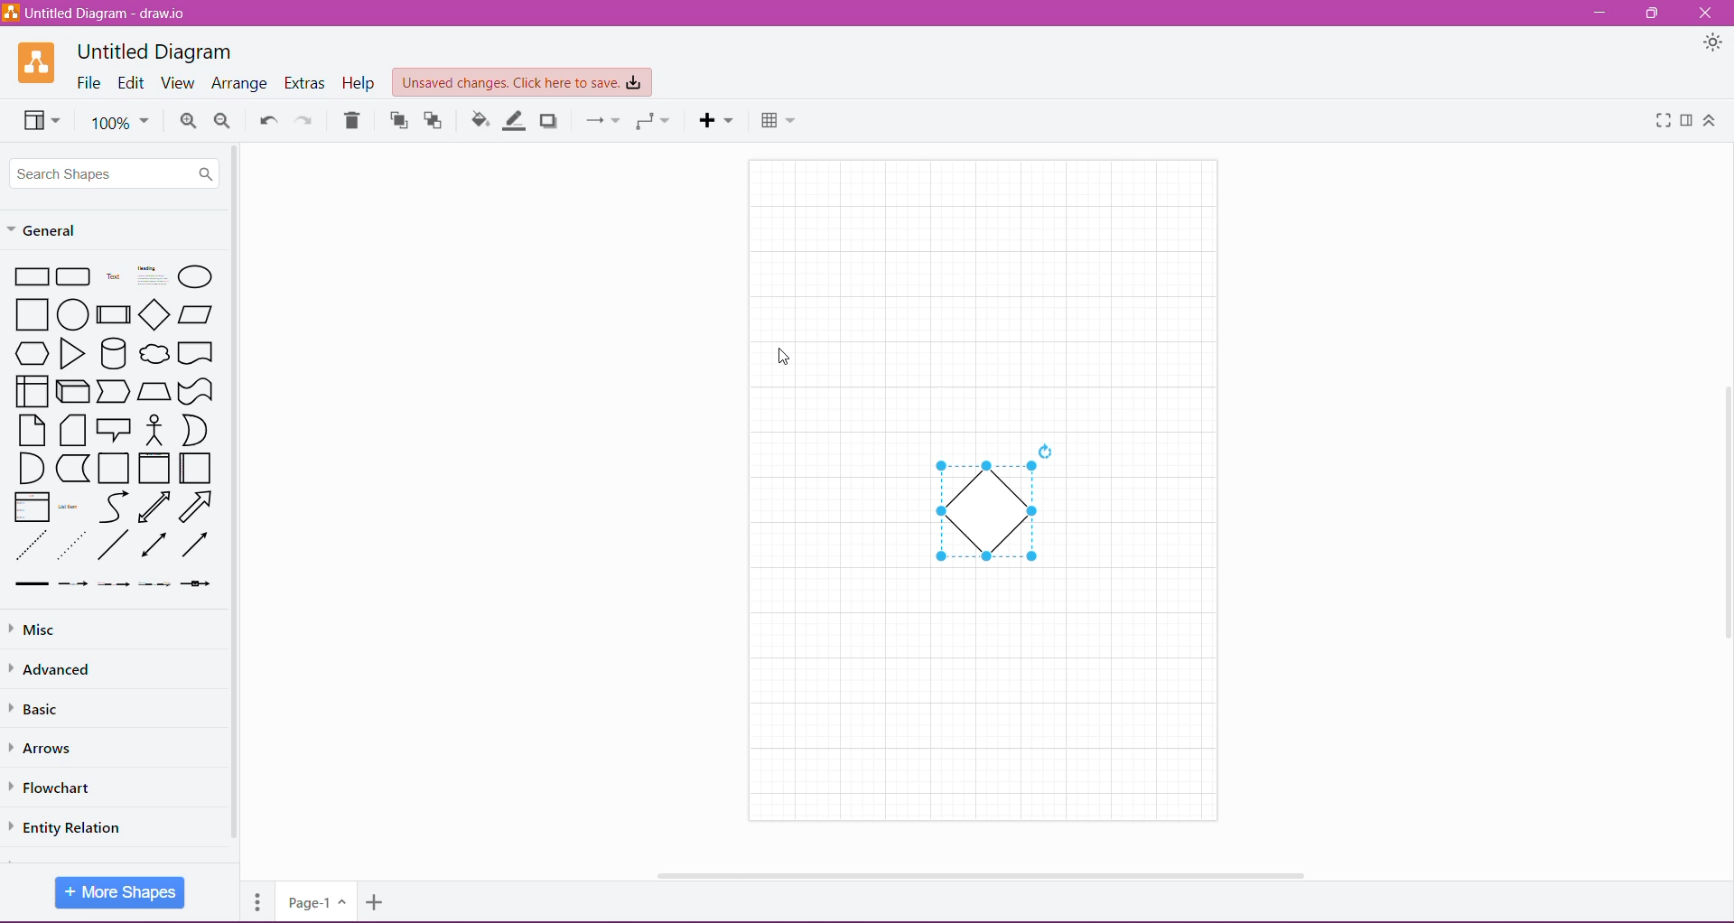  Describe the element at coordinates (114, 173) in the screenshot. I see `Search Shapes` at that location.